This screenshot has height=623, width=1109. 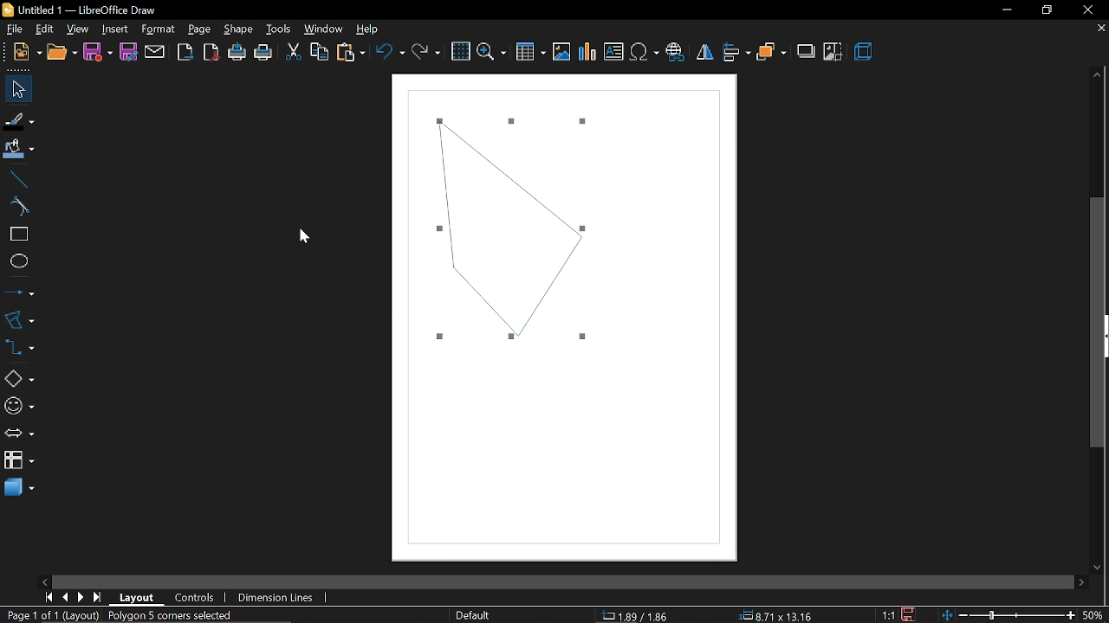 I want to click on move left, so click(x=44, y=581).